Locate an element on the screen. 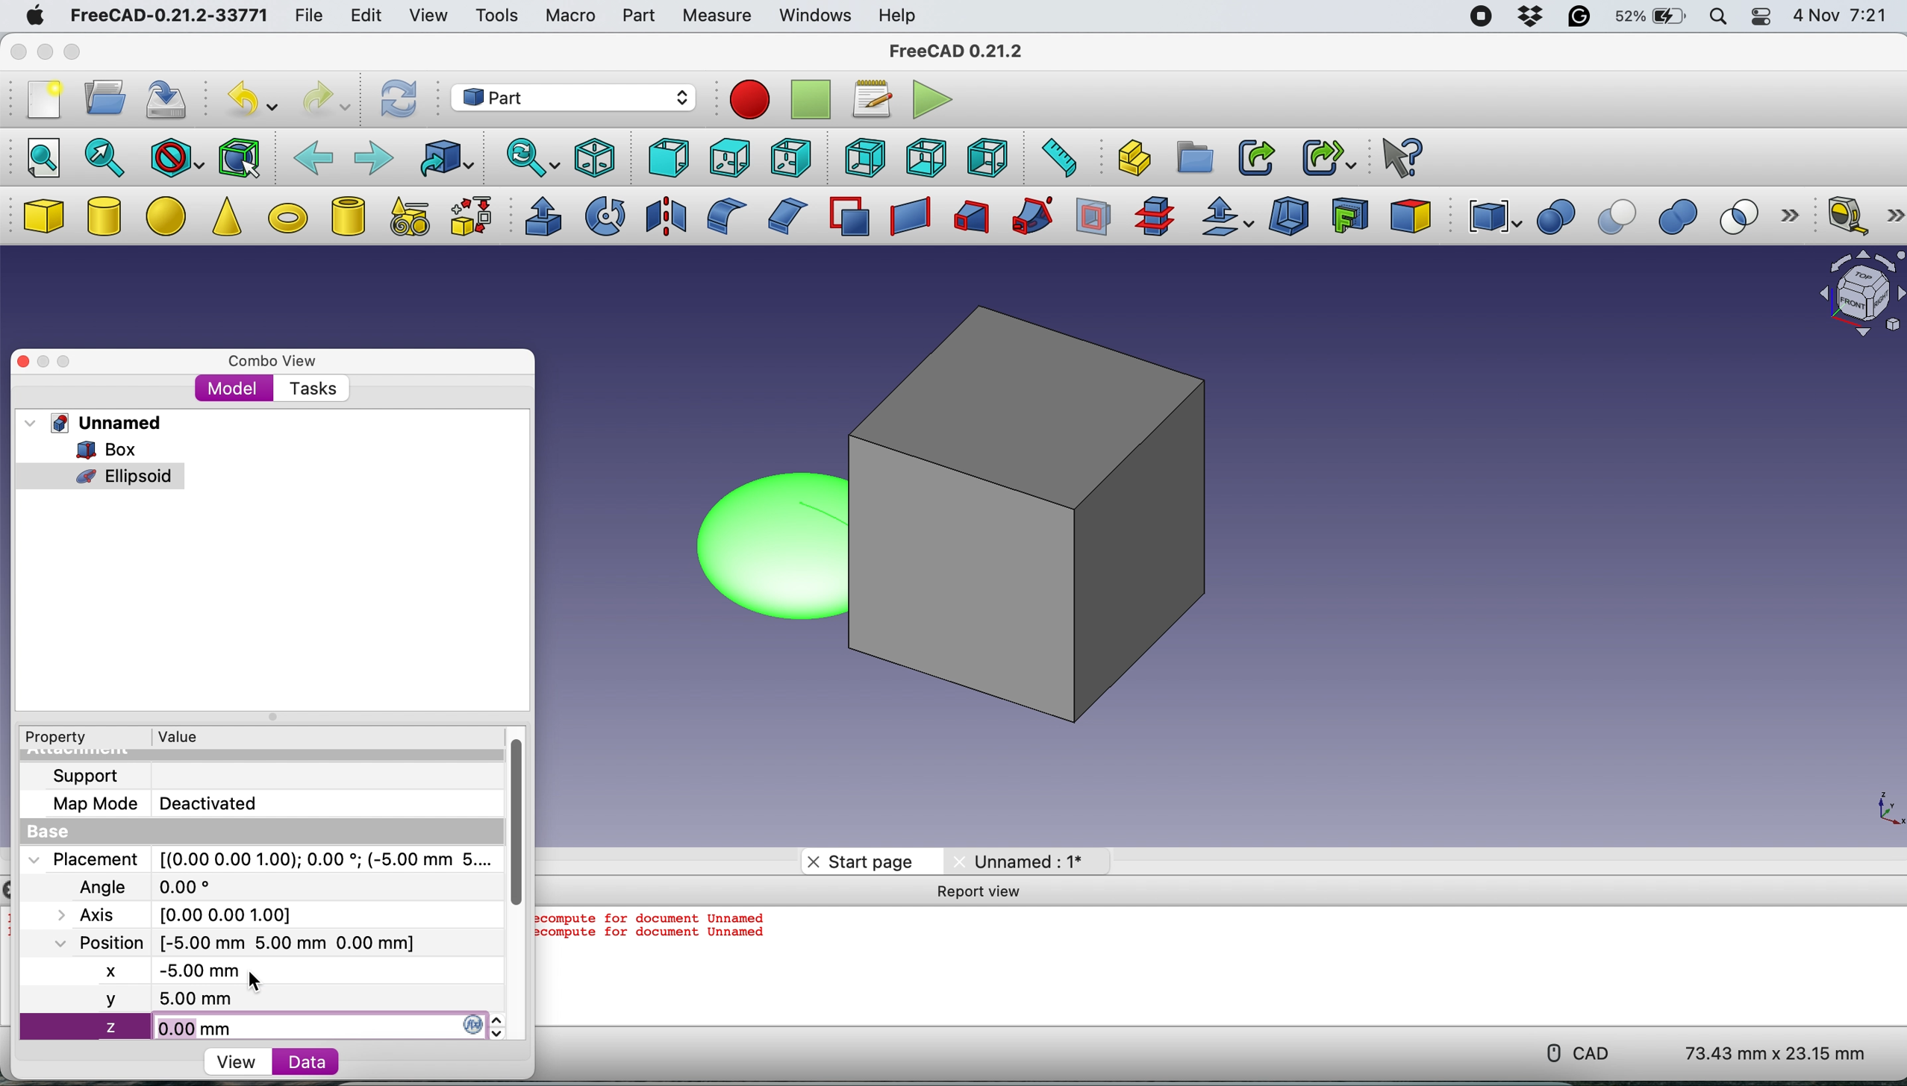  mirroring is located at coordinates (667, 215).